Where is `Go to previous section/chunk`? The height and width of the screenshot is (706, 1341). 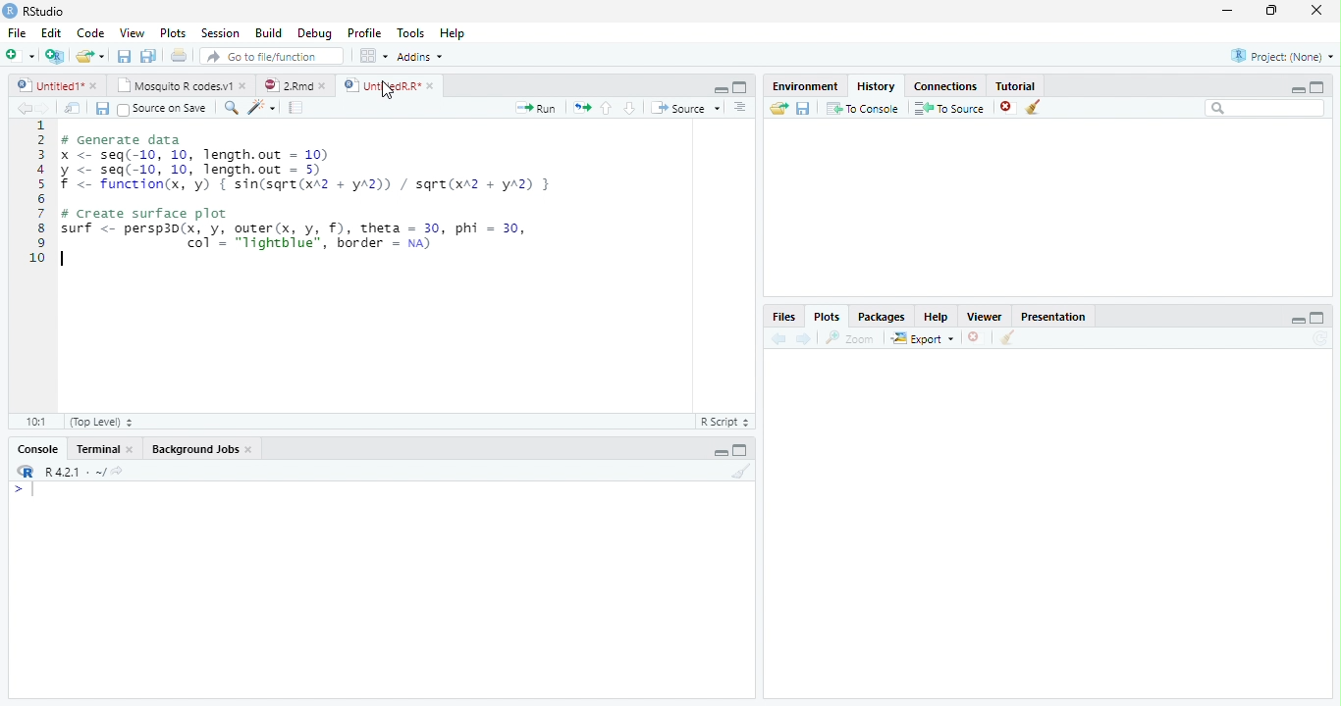
Go to previous section/chunk is located at coordinates (606, 108).